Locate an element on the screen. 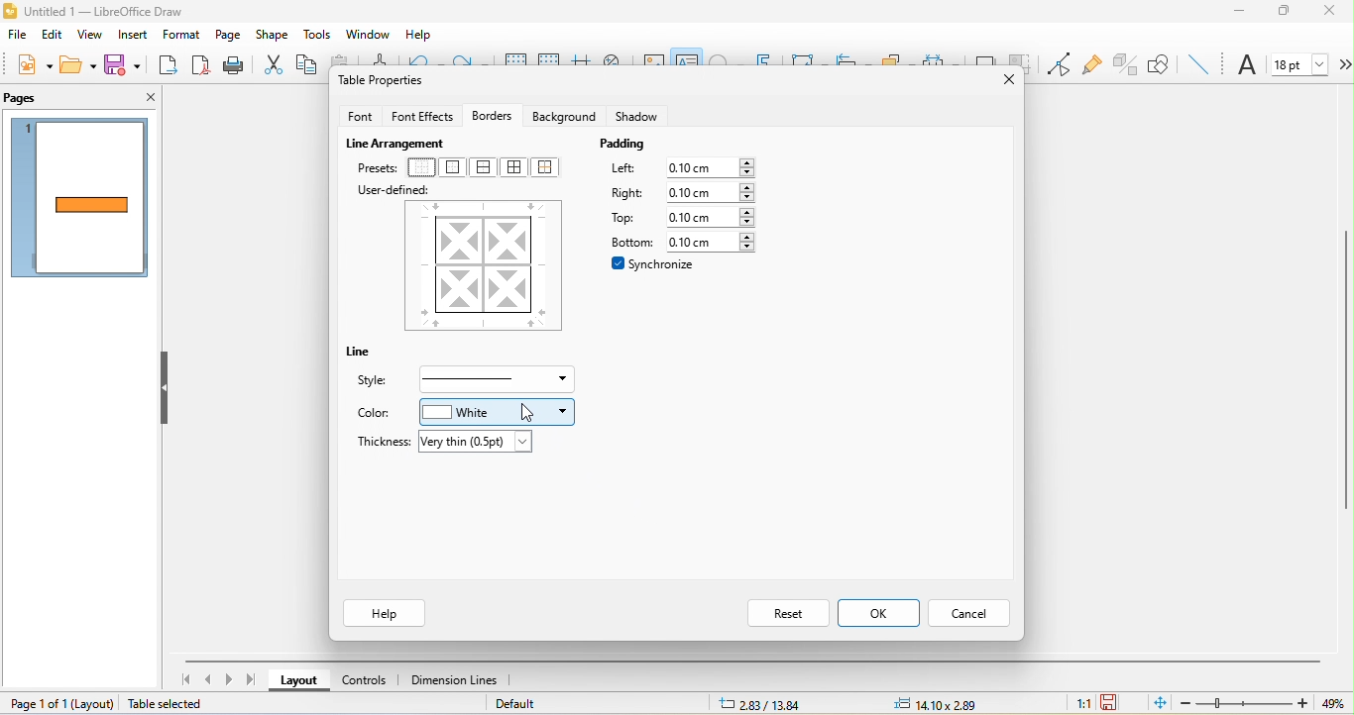 The height and width of the screenshot is (715, 1354). no border is located at coordinates (422, 168).